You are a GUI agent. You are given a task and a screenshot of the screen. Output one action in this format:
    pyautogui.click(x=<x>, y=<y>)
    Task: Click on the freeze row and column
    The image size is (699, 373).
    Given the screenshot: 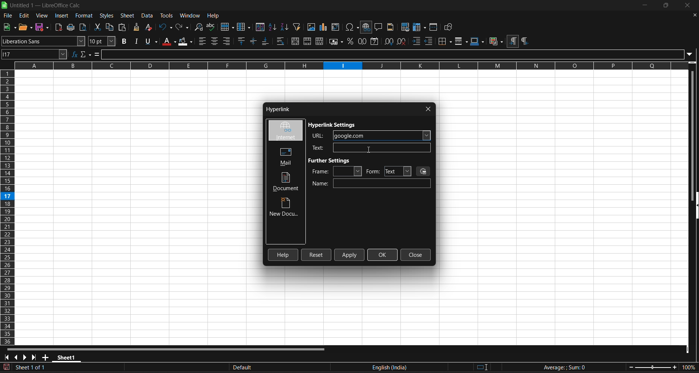 What is the action you would take?
    pyautogui.click(x=419, y=27)
    